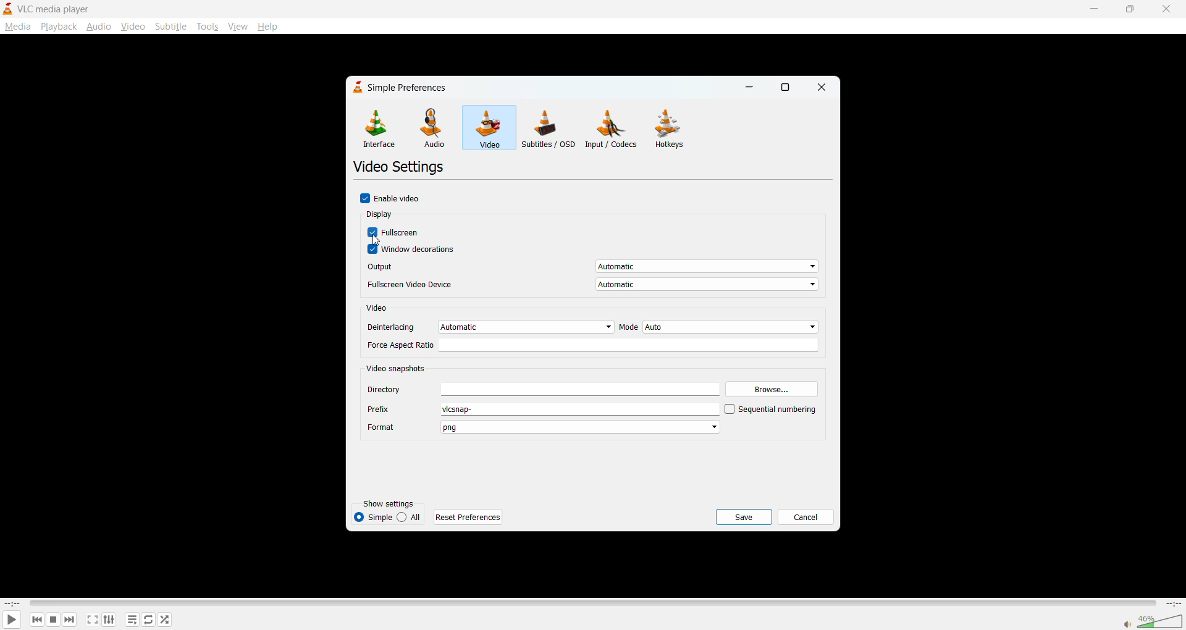 The height and width of the screenshot is (630, 1186). Describe the element at coordinates (718, 327) in the screenshot. I see `mode` at that location.